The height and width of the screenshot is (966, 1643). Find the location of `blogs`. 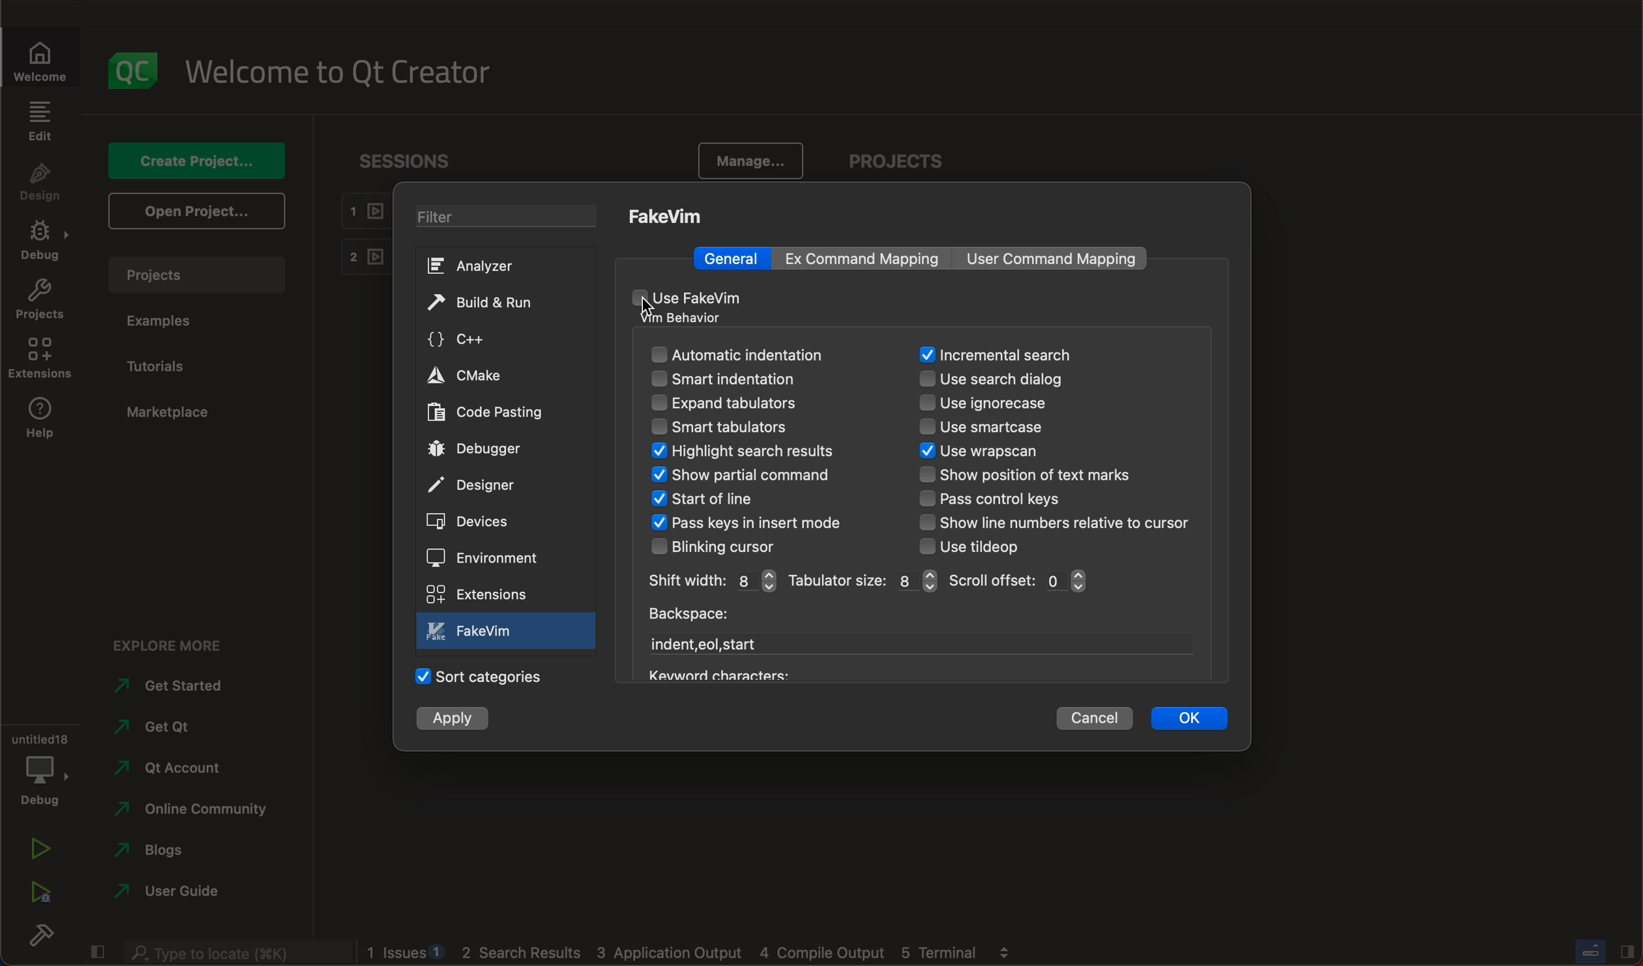

blogs is located at coordinates (182, 853).